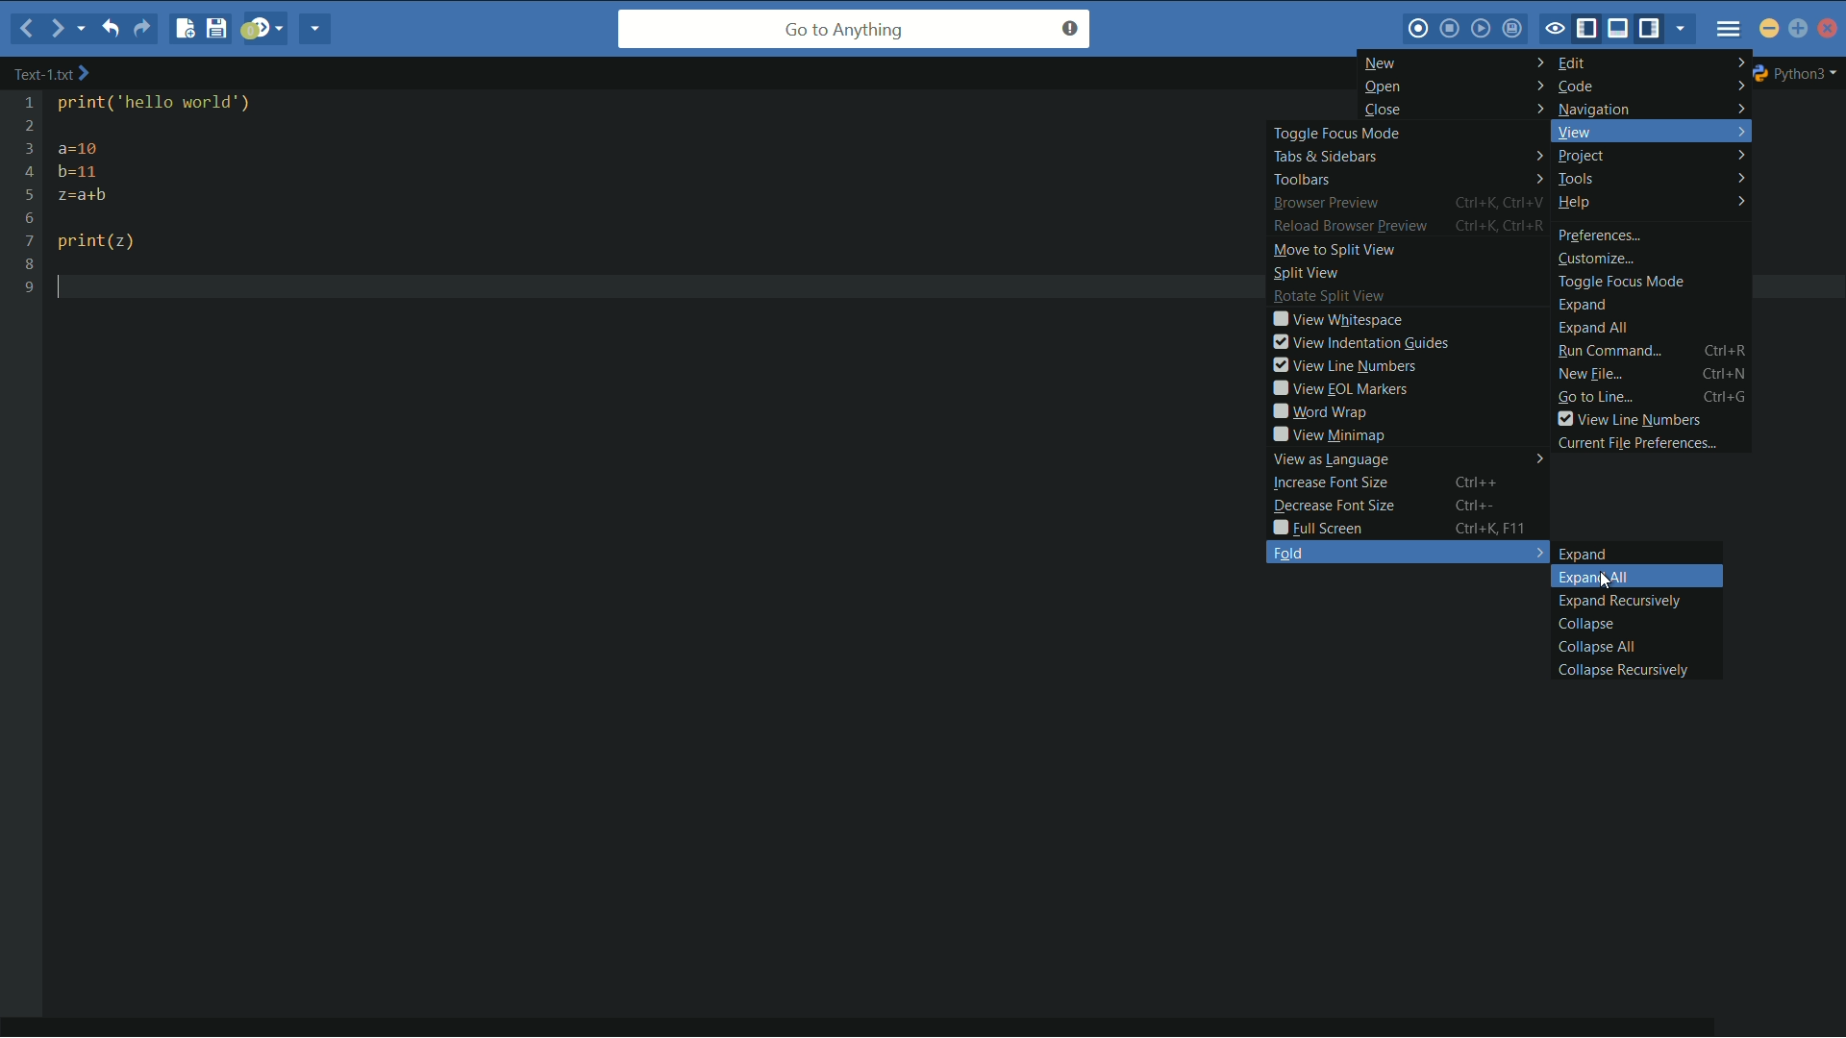 Image resolution: width=1846 pixels, height=1038 pixels. I want to click on line numbers, so click(28, 195).